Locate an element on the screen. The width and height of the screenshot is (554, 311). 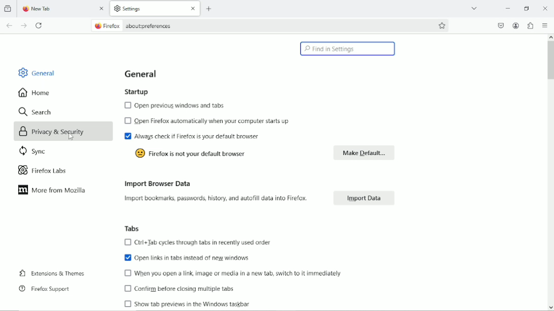
close is located at coordinates (192, 9).